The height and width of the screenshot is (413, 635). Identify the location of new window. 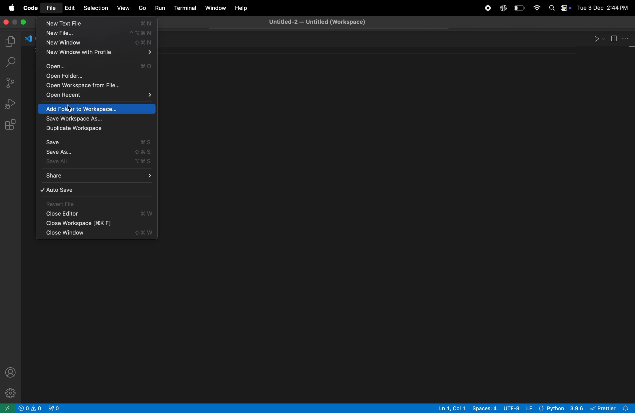
(97, 42).